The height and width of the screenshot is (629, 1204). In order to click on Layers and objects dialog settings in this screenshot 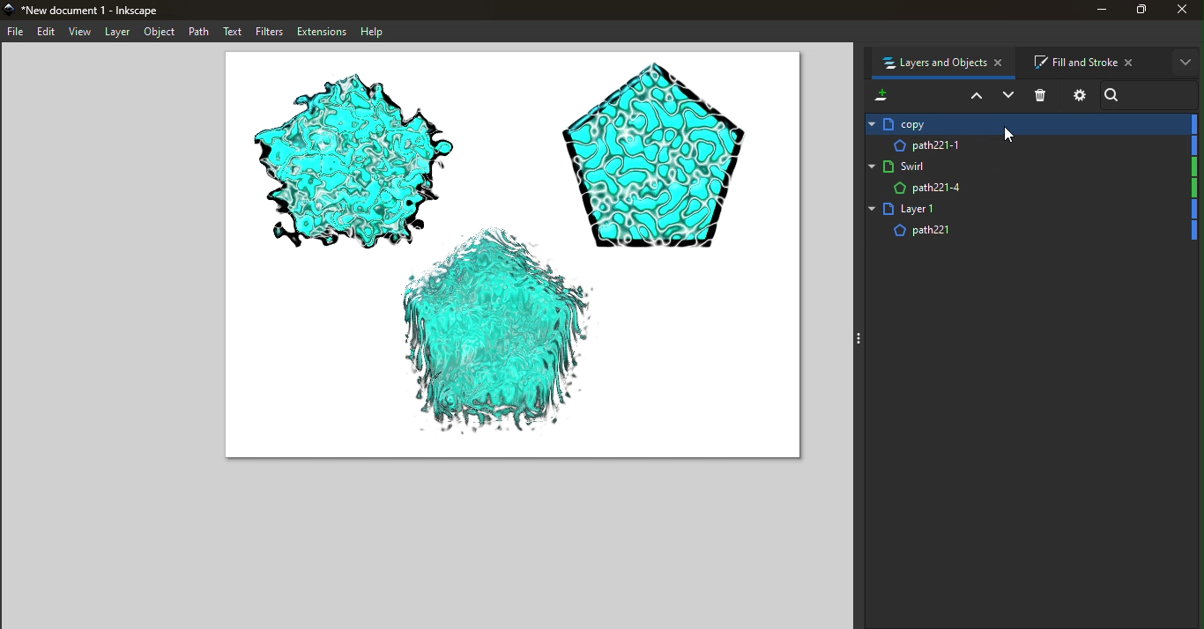, I will do `click(1077, 96)`.